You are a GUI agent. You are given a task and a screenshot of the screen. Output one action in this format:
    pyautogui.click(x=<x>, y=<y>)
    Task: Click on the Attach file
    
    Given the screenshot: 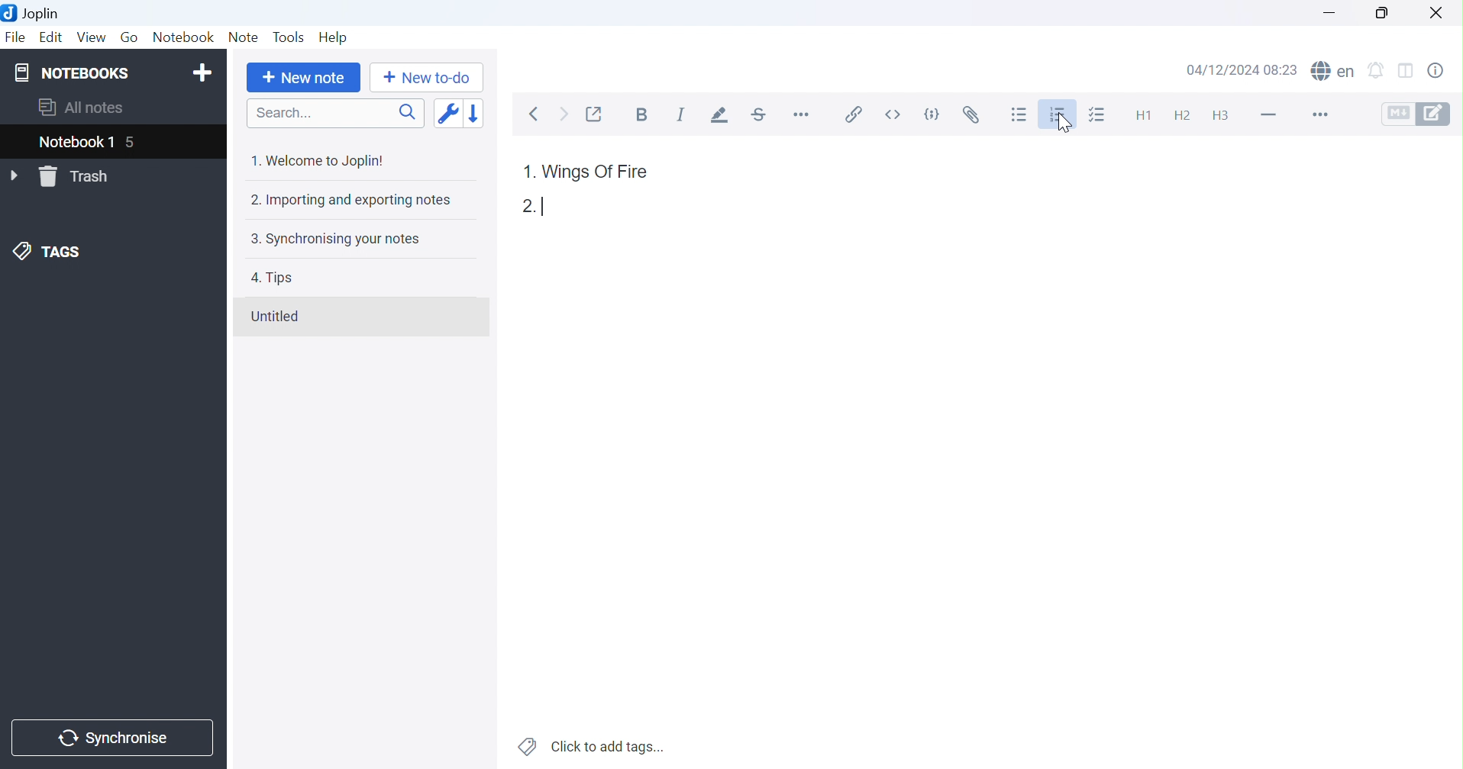 What is the action you would take?
    pyautogui.click(x=970, y=115)
    